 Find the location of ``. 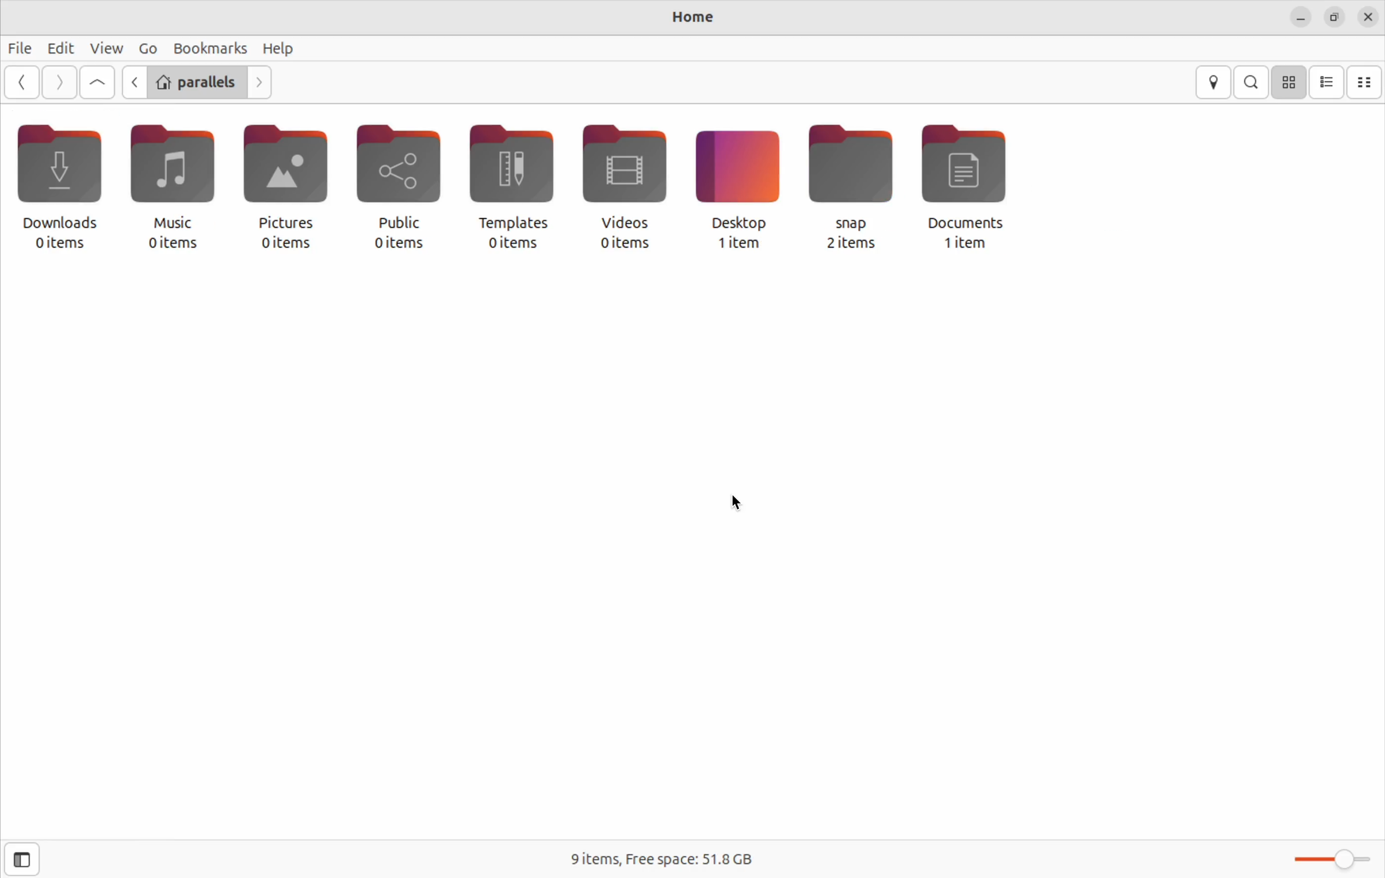

 is located at coordinates (147, 47).